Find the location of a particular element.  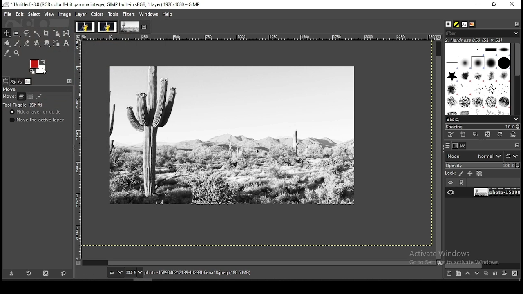

delete brush is located at coordinates (487, 135).